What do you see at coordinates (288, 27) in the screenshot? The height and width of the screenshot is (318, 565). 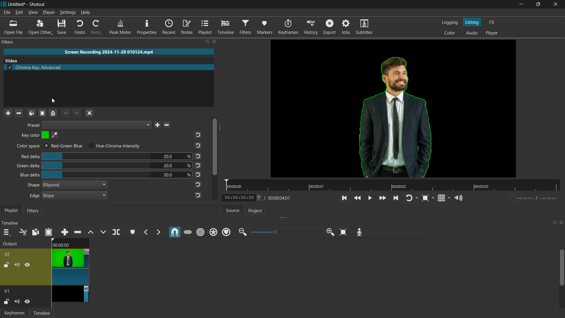 I see `keyframes` at bounding box center [288, 27].